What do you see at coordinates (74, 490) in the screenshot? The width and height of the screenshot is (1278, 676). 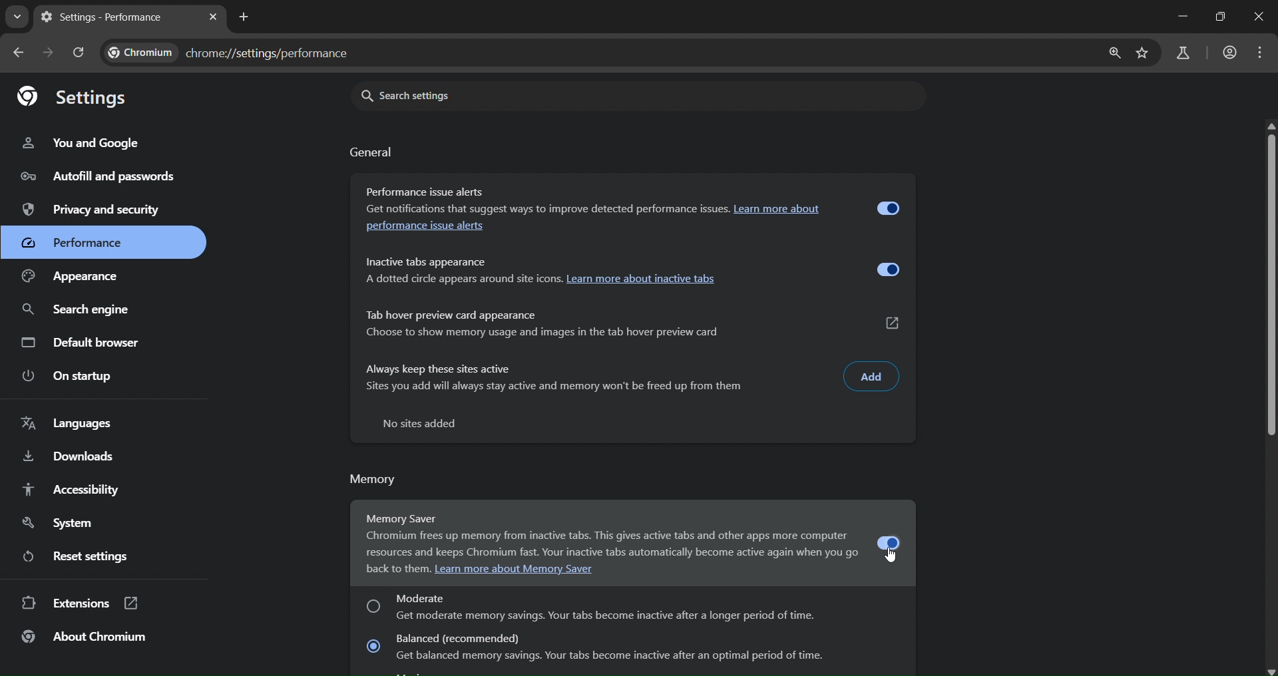 I see `accessibility` at bounding box center [74, 490].